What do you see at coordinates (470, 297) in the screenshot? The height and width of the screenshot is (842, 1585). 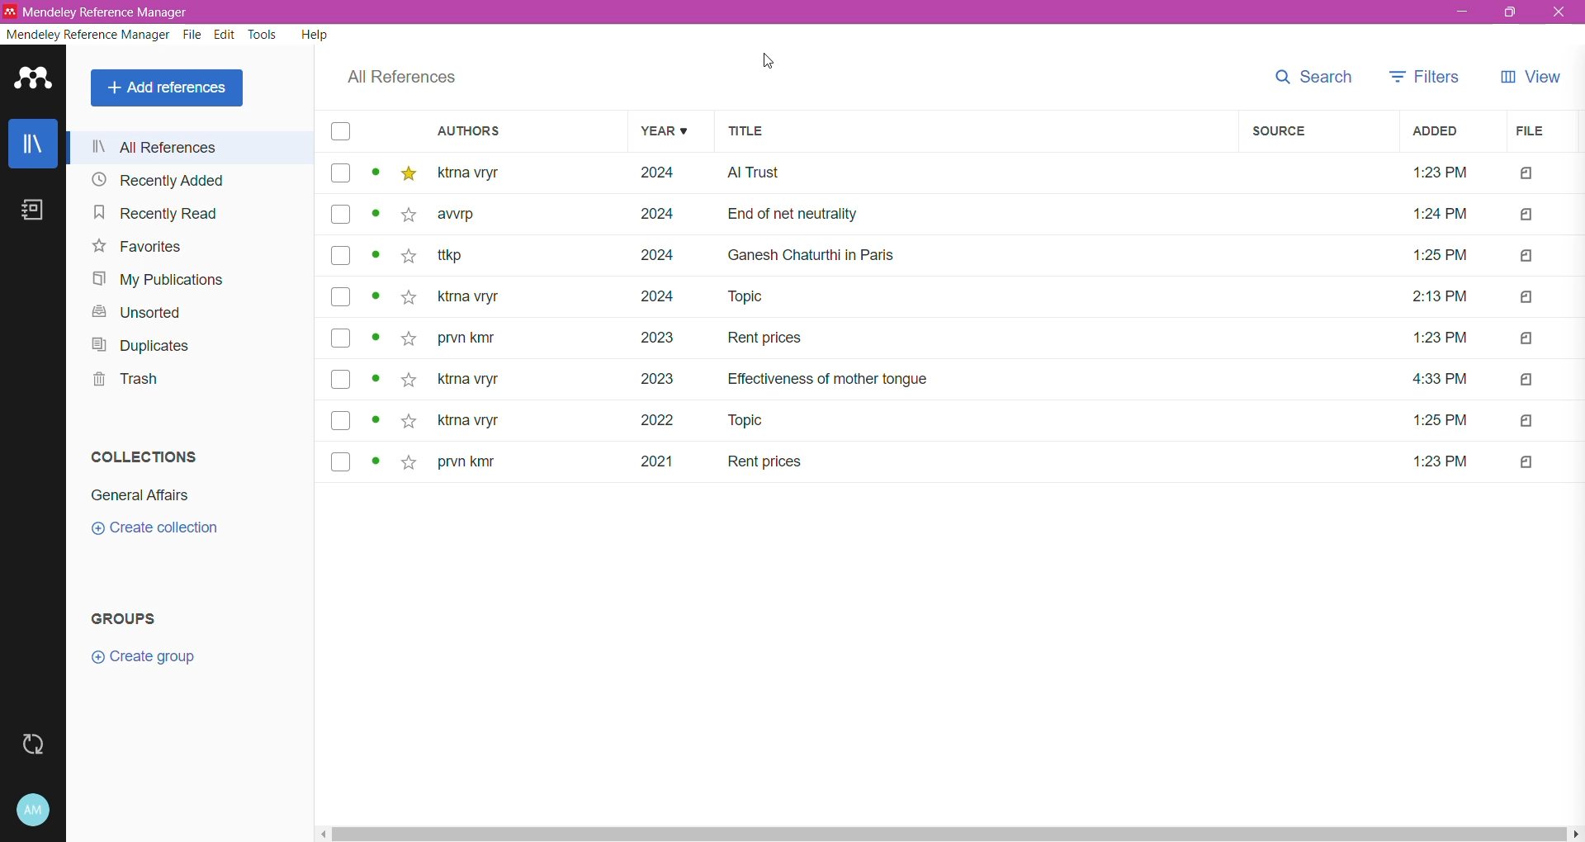 I see `ktrna vryr` at bounding box center [470, 297].